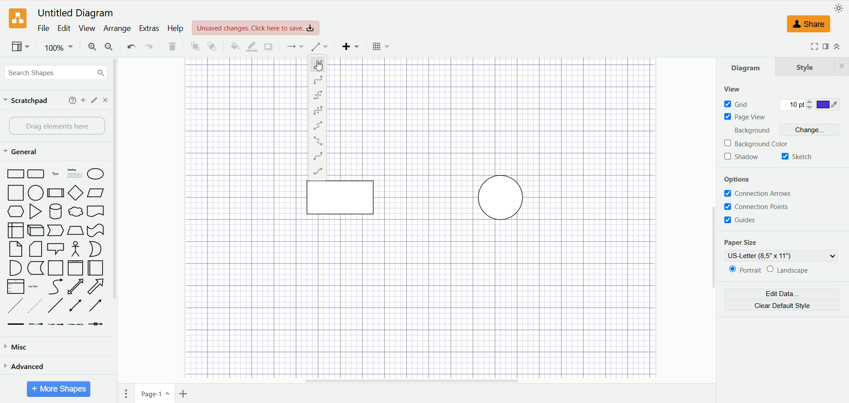 This screenshot has width=849, height=403. What do you see at coordinates (111, 46) in the screenshot?
I see `zoom out` at bounding box center [111, 46].